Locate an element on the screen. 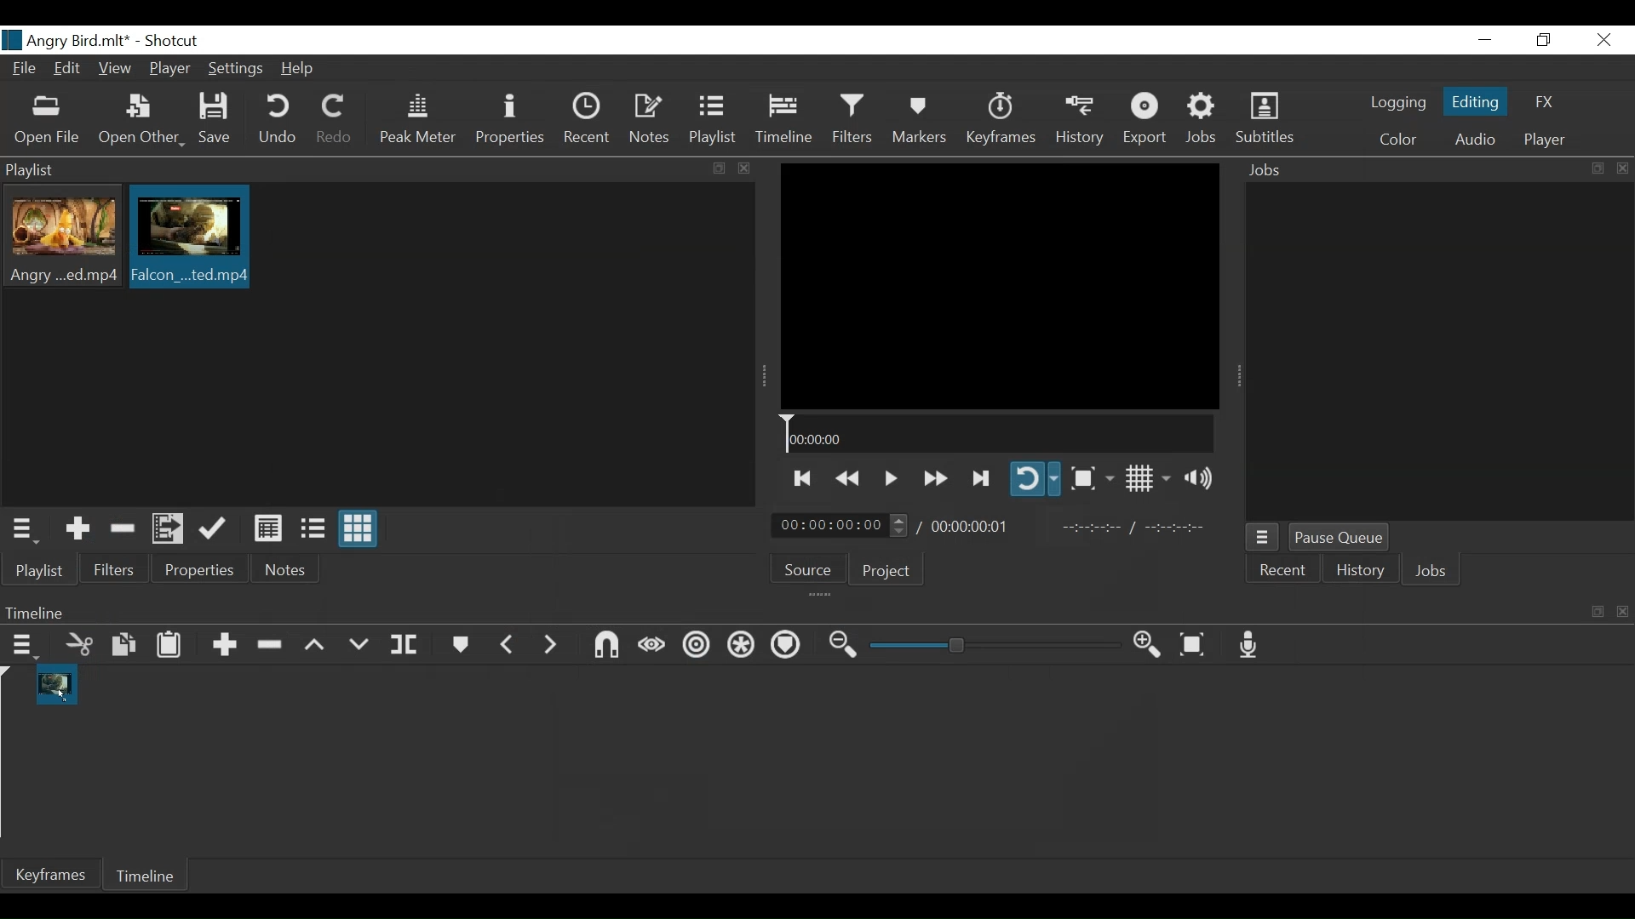 Image resolution: width=1635 pixels, height=919 pixels. Properties is located at coordinates (197, 568).